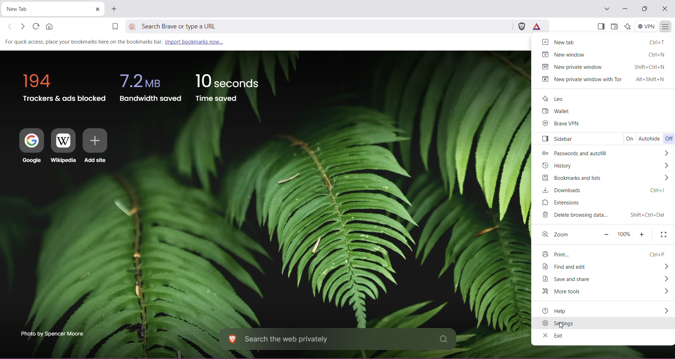 This screenshot has height=359, width=675. I want to click on Passwords and autofill, so click(573, 154).